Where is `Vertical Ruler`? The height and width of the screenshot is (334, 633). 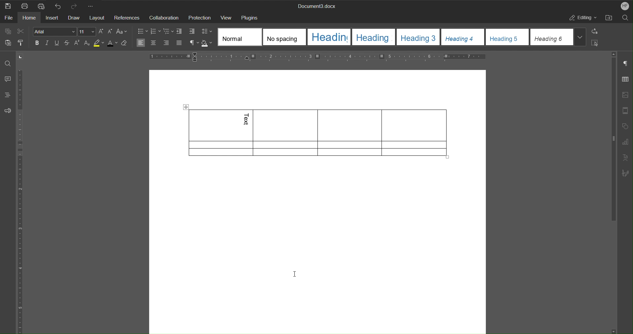
Vertical Ruler is located at coordinates (21, 202).